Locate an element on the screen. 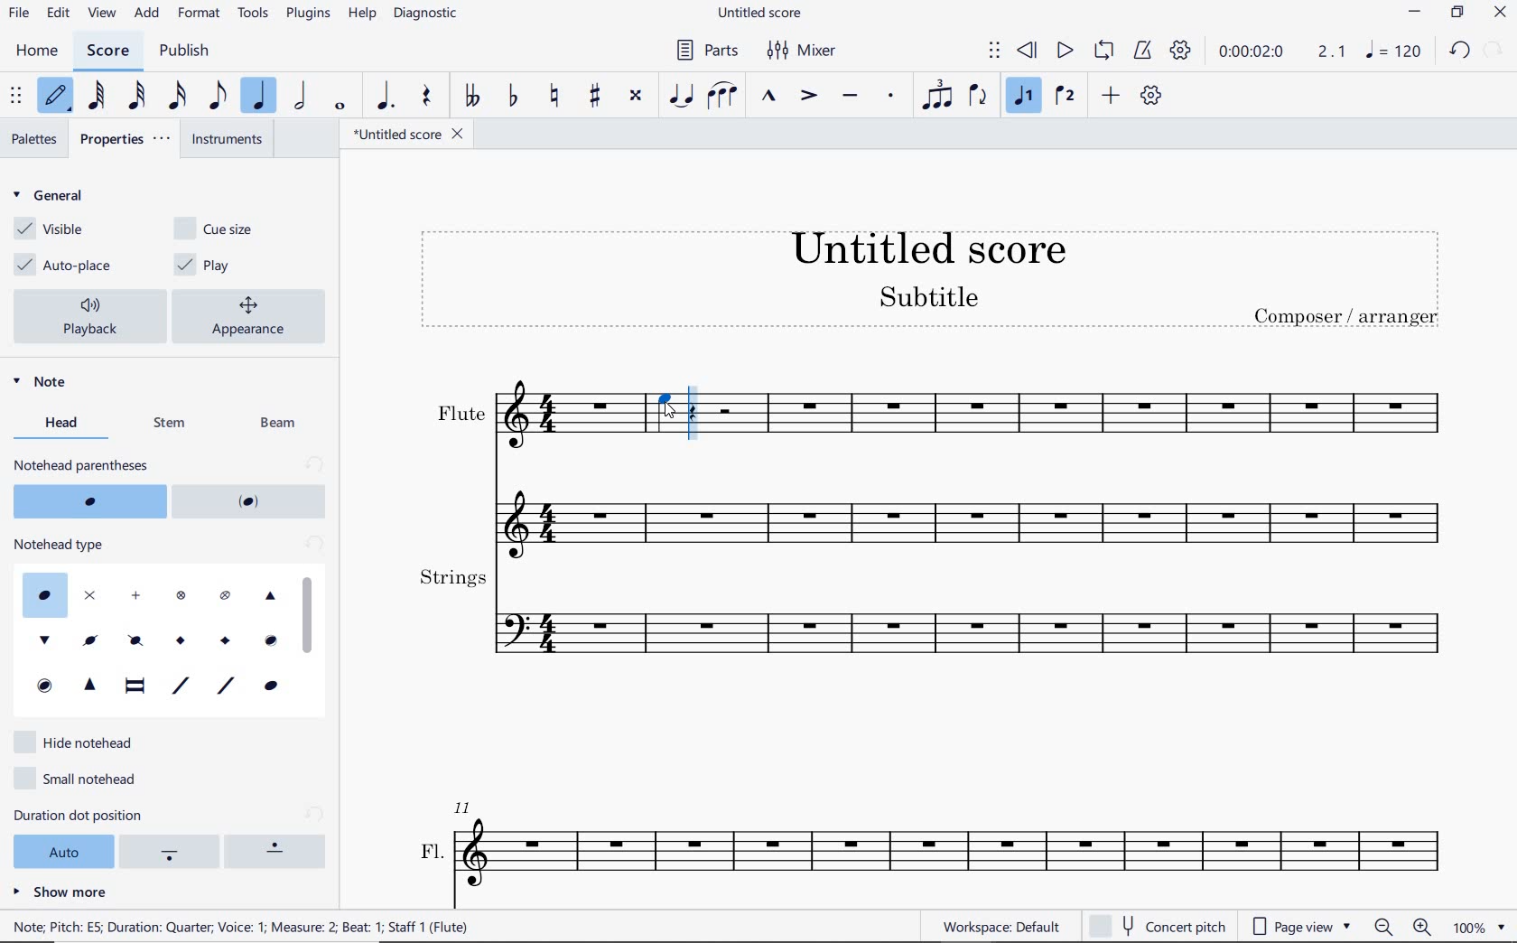 The image size is (1517, 943). REWIND is located at coordinates (1028, 51).